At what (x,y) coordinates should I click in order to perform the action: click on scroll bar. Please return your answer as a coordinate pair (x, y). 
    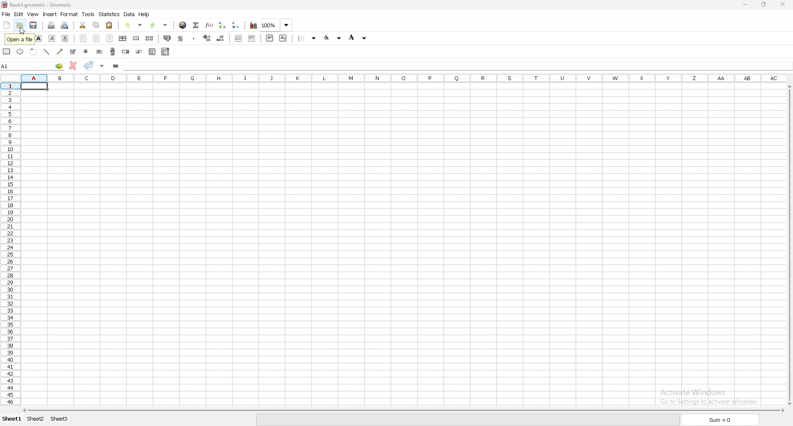
    Looking at the image, I should click on (788, 245).